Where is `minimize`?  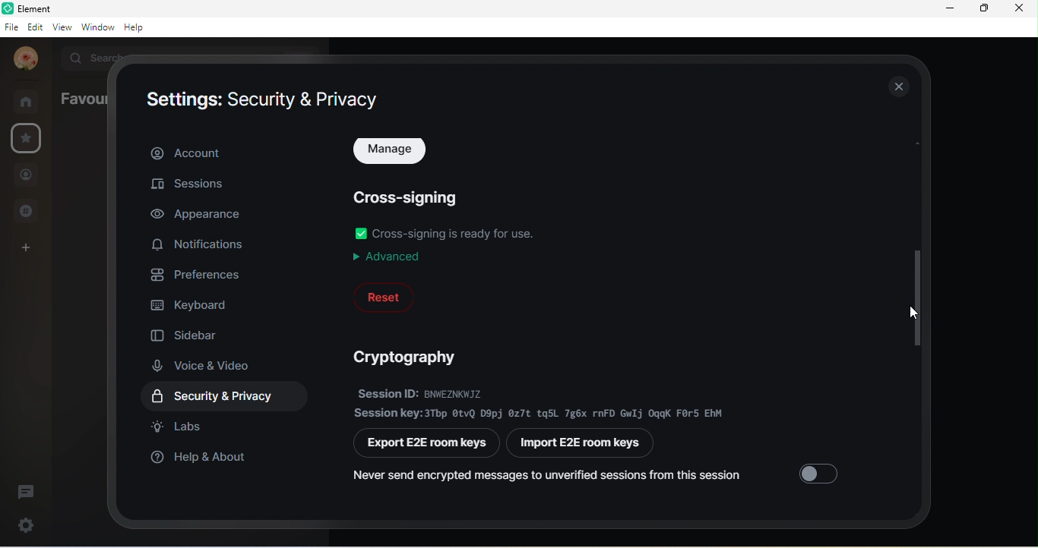 minimize is located at coordinates (951, 8).